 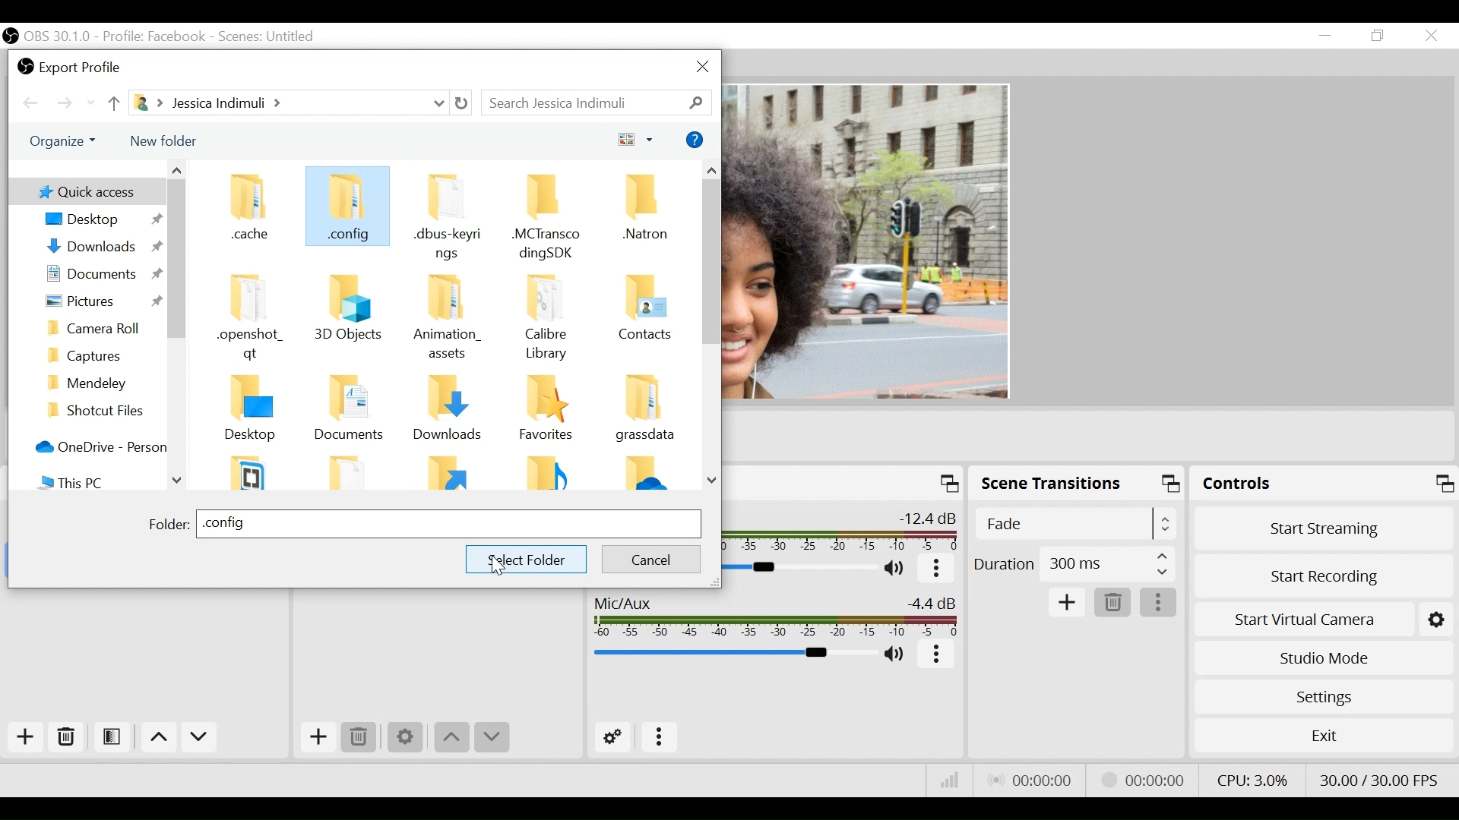 What do you see at coordinates (85, 191) in the screenshot?
I see `Quick Access` at bounding box center [85, 191].